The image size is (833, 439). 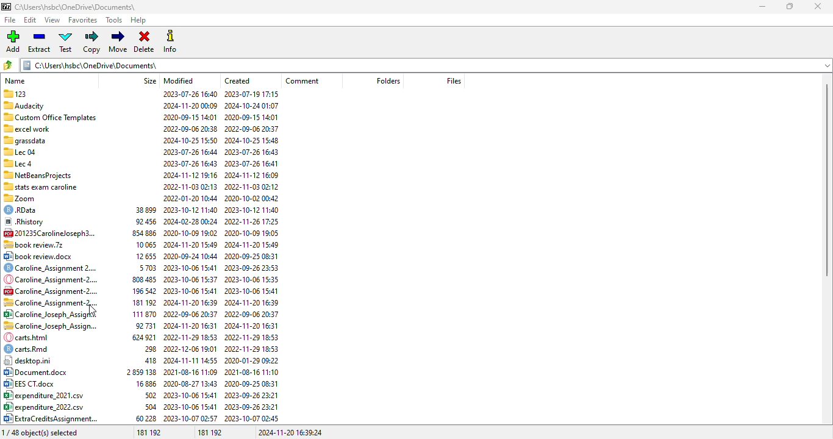 I want to click on && Caroline Assignment-2.... 196542 2023-10-06 15:41 2023-10-06 15:41, so click(x=141, y=291).